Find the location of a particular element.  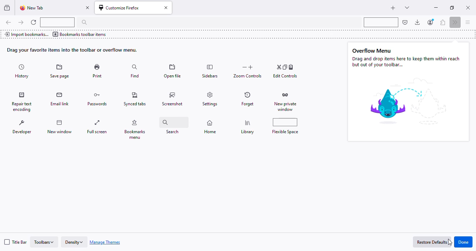

bookmarks menu is located at coordinates (135, 129).